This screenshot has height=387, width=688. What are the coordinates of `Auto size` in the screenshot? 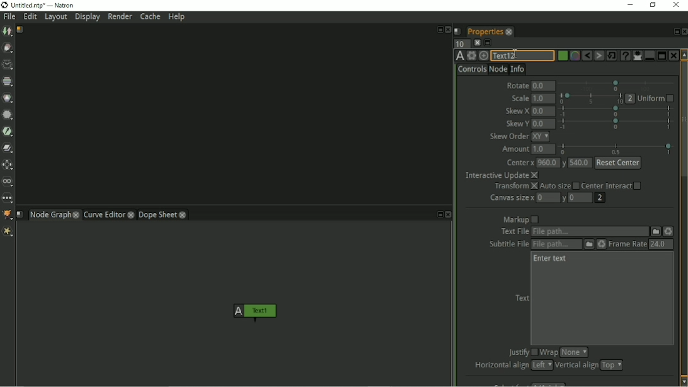 It's located at (559, 187).